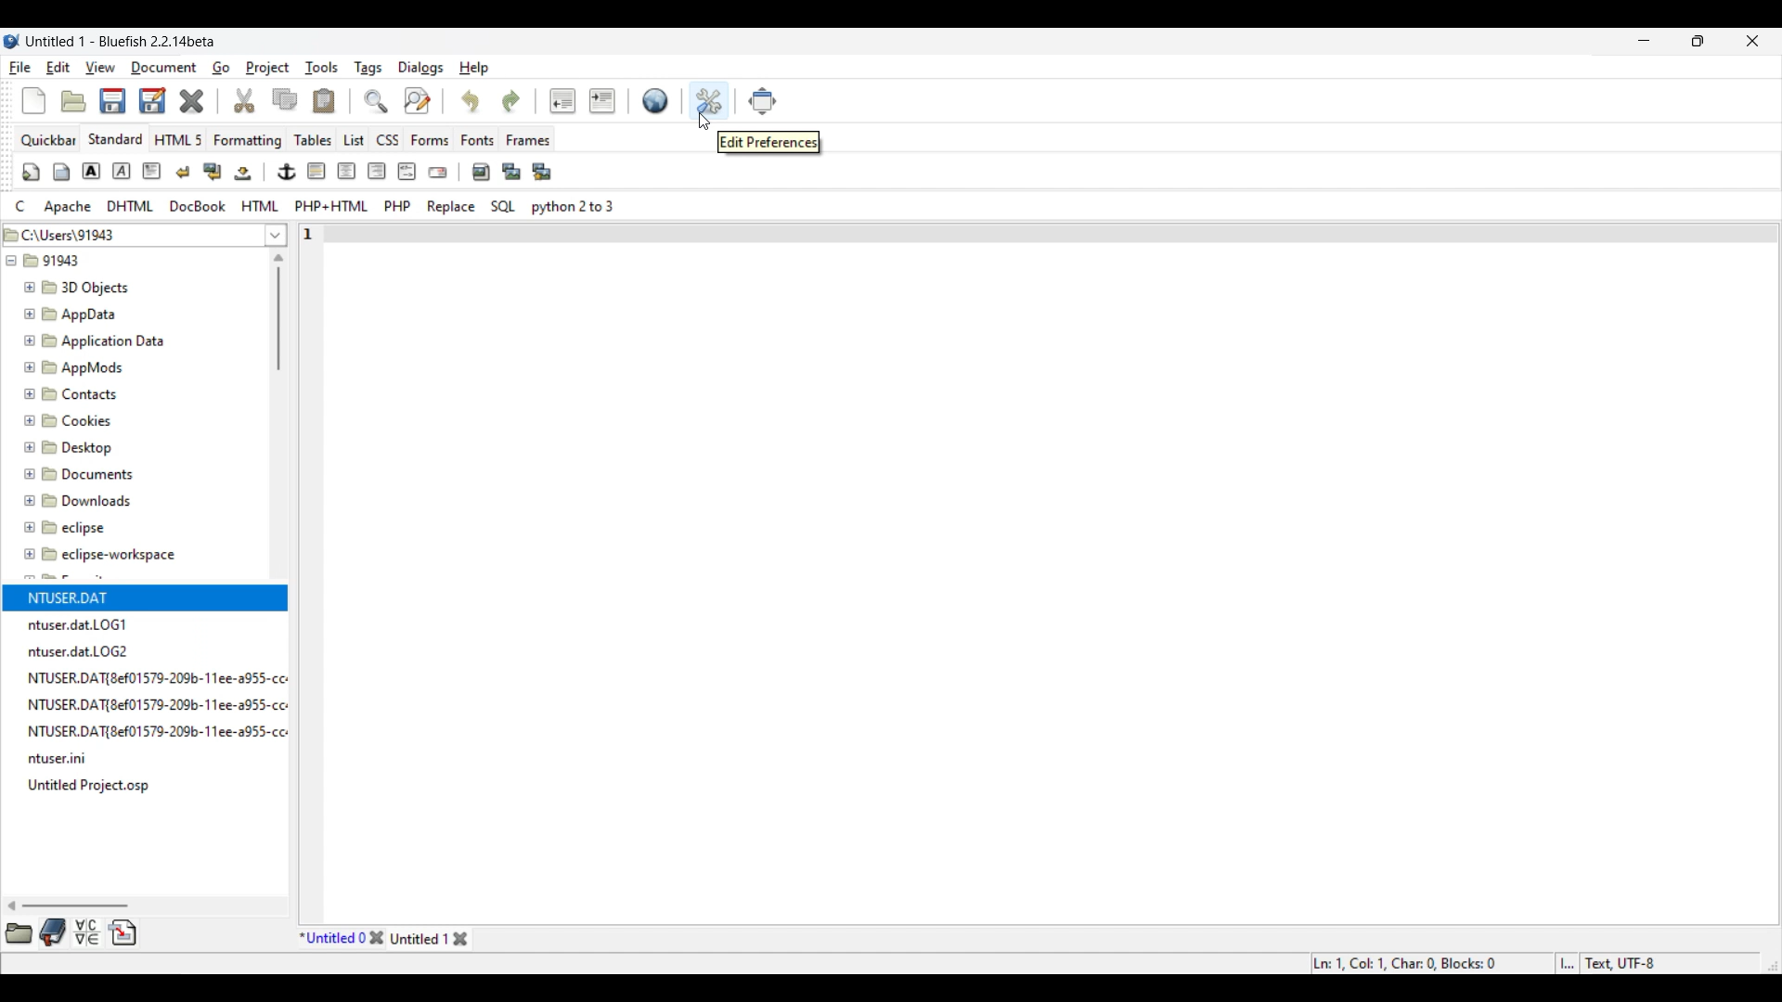  I want to click on File menu, so click(20, 68).